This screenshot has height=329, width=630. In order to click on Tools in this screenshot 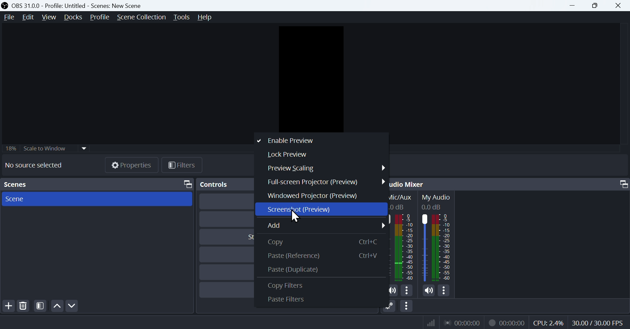, I will do `click(183, 18)`.